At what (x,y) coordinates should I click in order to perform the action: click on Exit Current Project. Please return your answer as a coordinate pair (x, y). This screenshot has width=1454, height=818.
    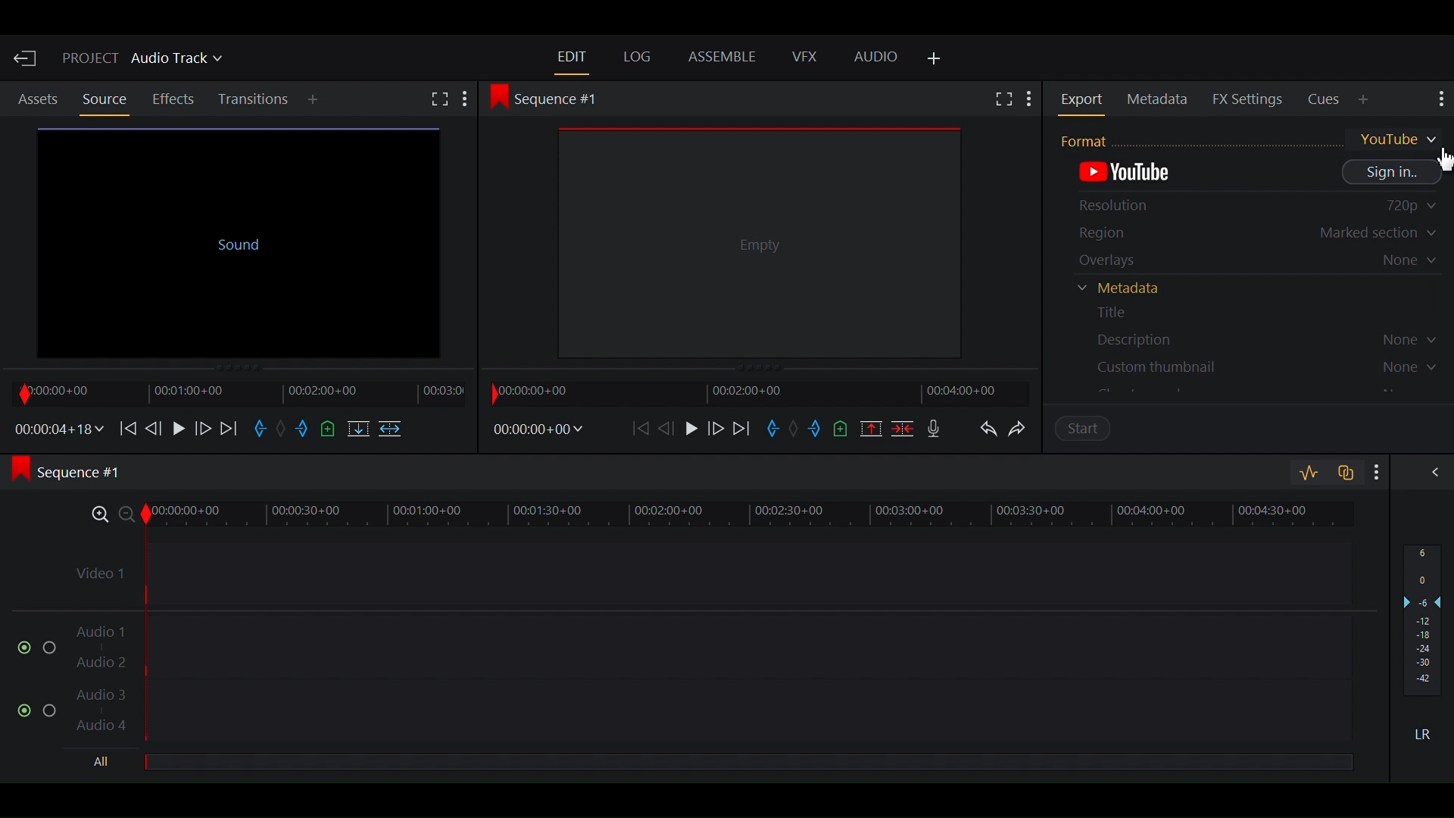
    Looking at the image, I should click on (27, 58).